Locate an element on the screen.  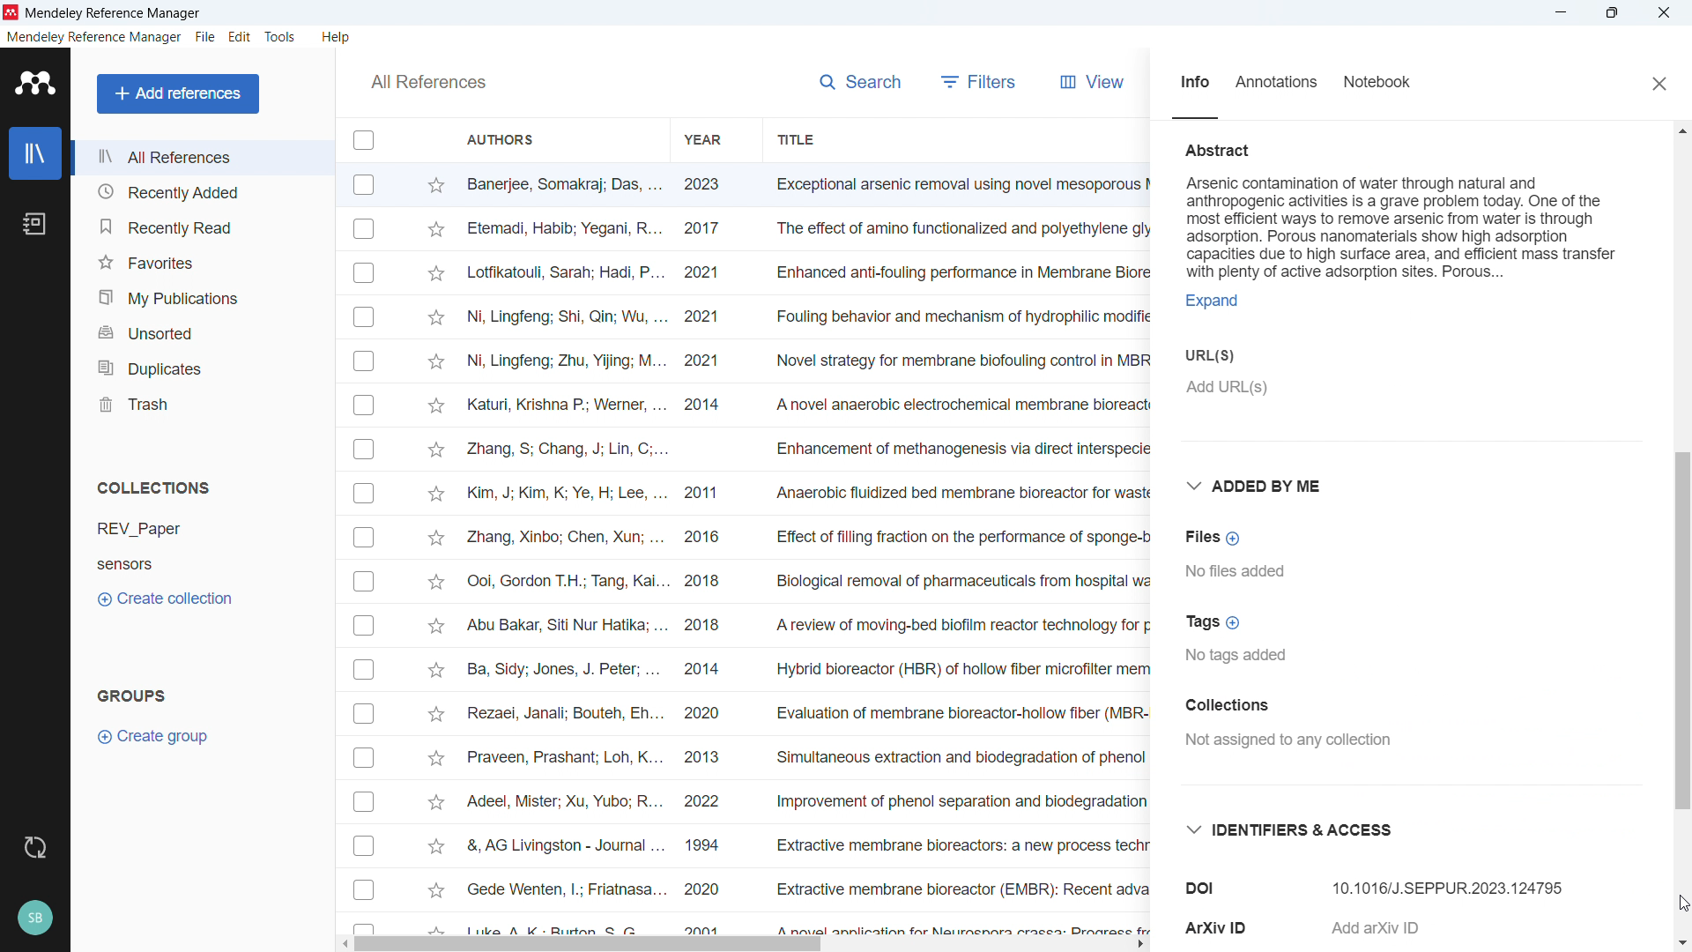
Maximise  is located at coordinates (1613, 13).